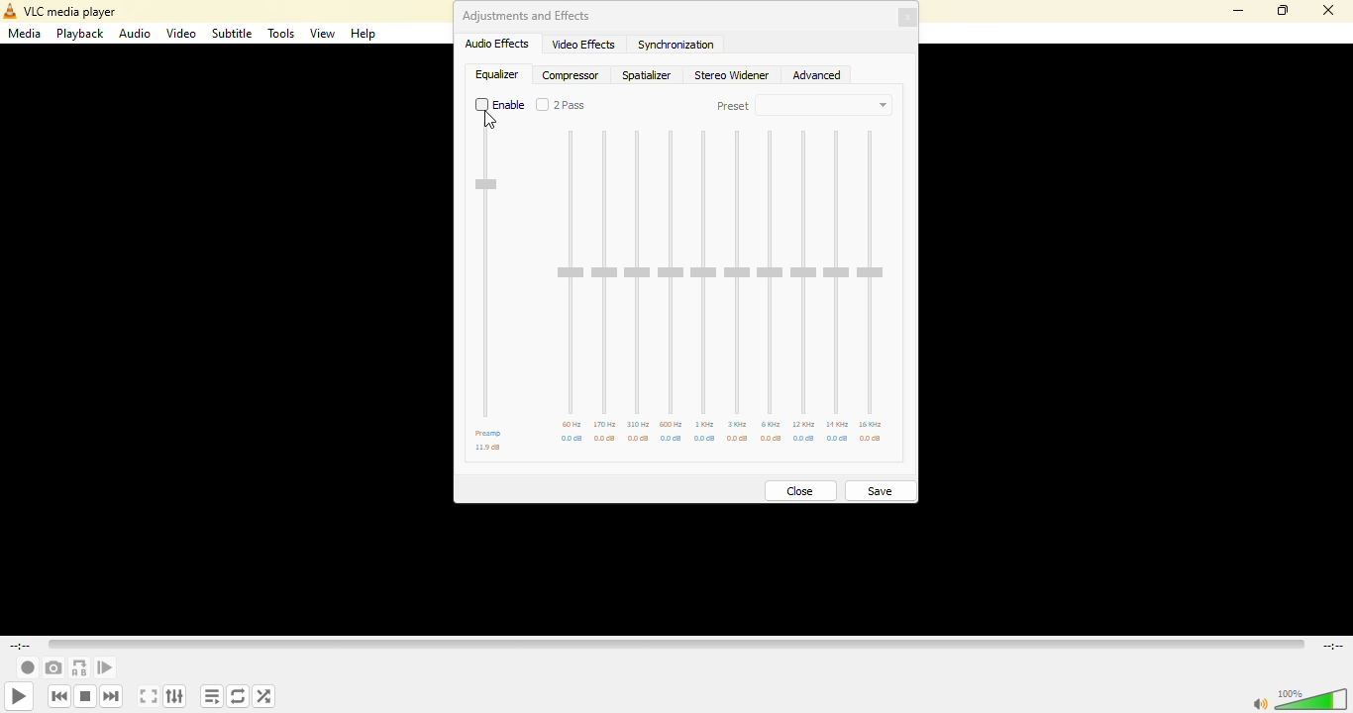 This screenshot has width=1353, height=713. What do you see at coordinates (487, 449) in the screenshot?
I see `db` at bounding box center [487, 449].